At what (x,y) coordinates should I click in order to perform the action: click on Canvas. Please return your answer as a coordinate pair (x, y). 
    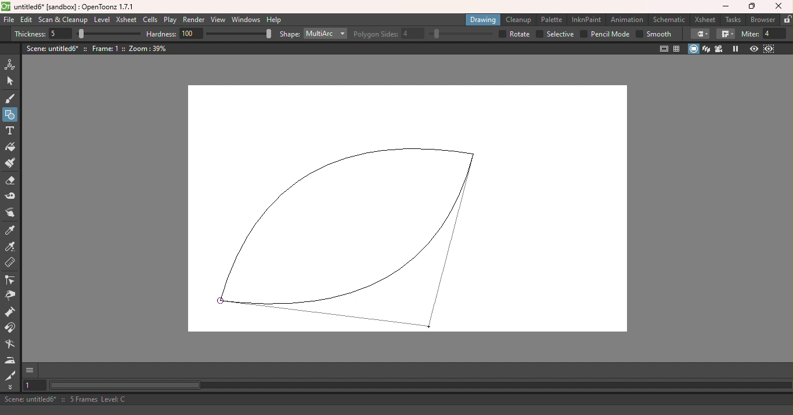
    Looking at the image, I should click on (408, 217).